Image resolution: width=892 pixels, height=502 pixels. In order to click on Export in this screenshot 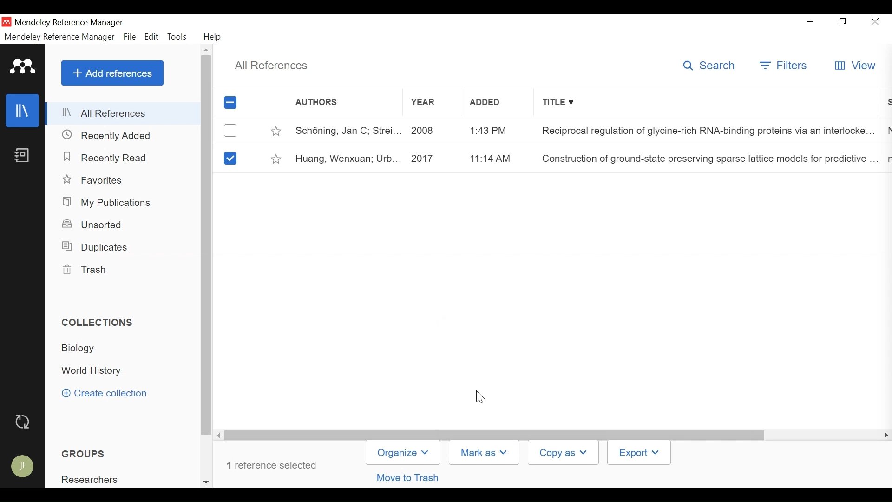, I will do `click(641, 452)`.